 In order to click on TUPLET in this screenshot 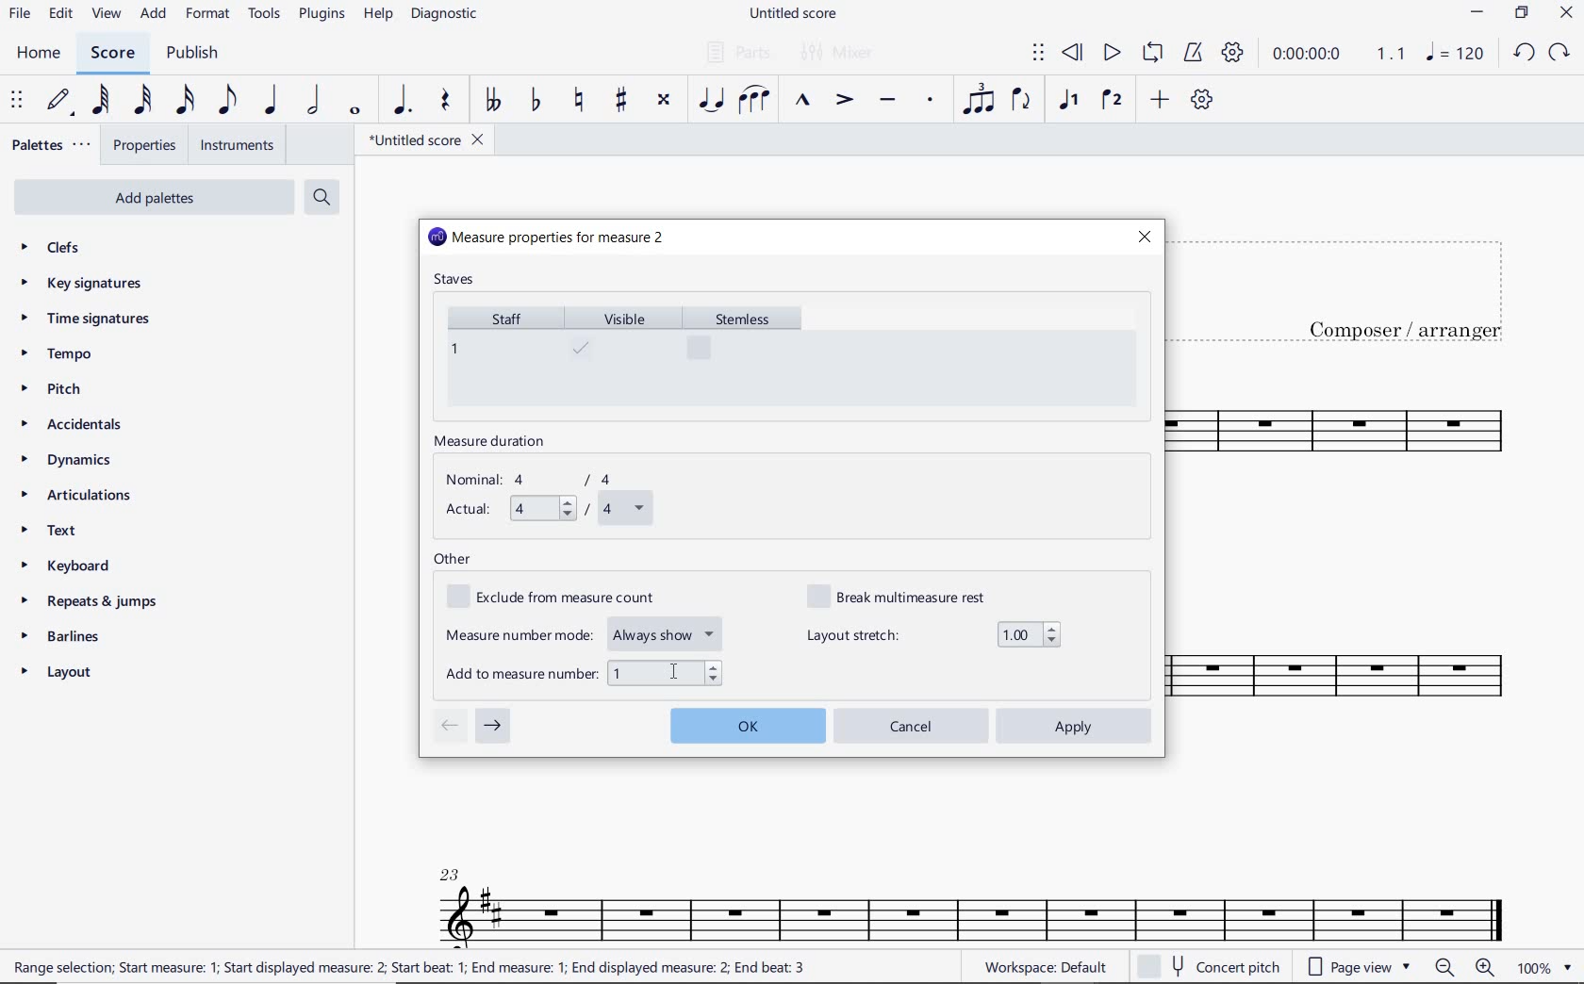, I will do `click(981, 99)`.